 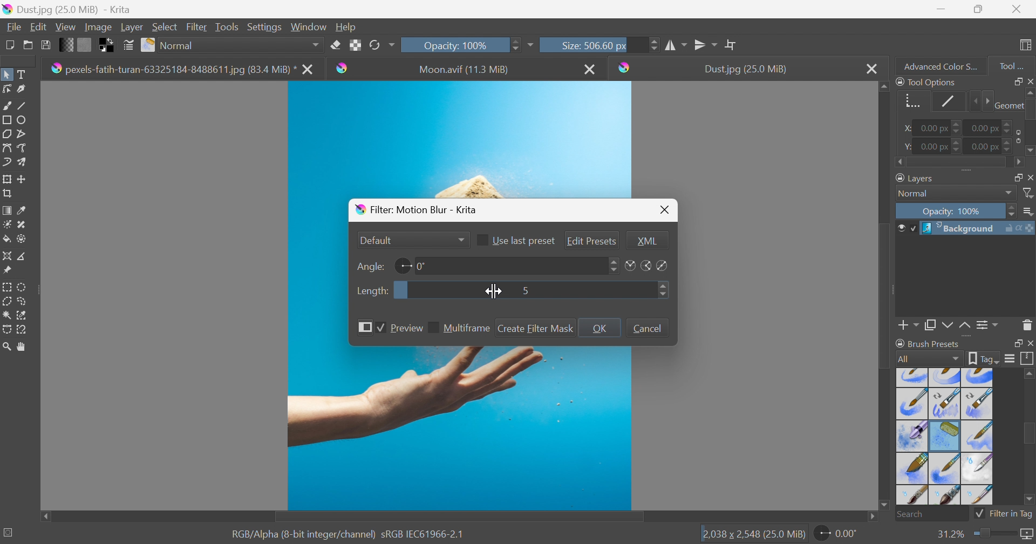 What do you see at coordinates (514, 44) in the screenshot?
I see `Slider` at bounding box center [514, 44].